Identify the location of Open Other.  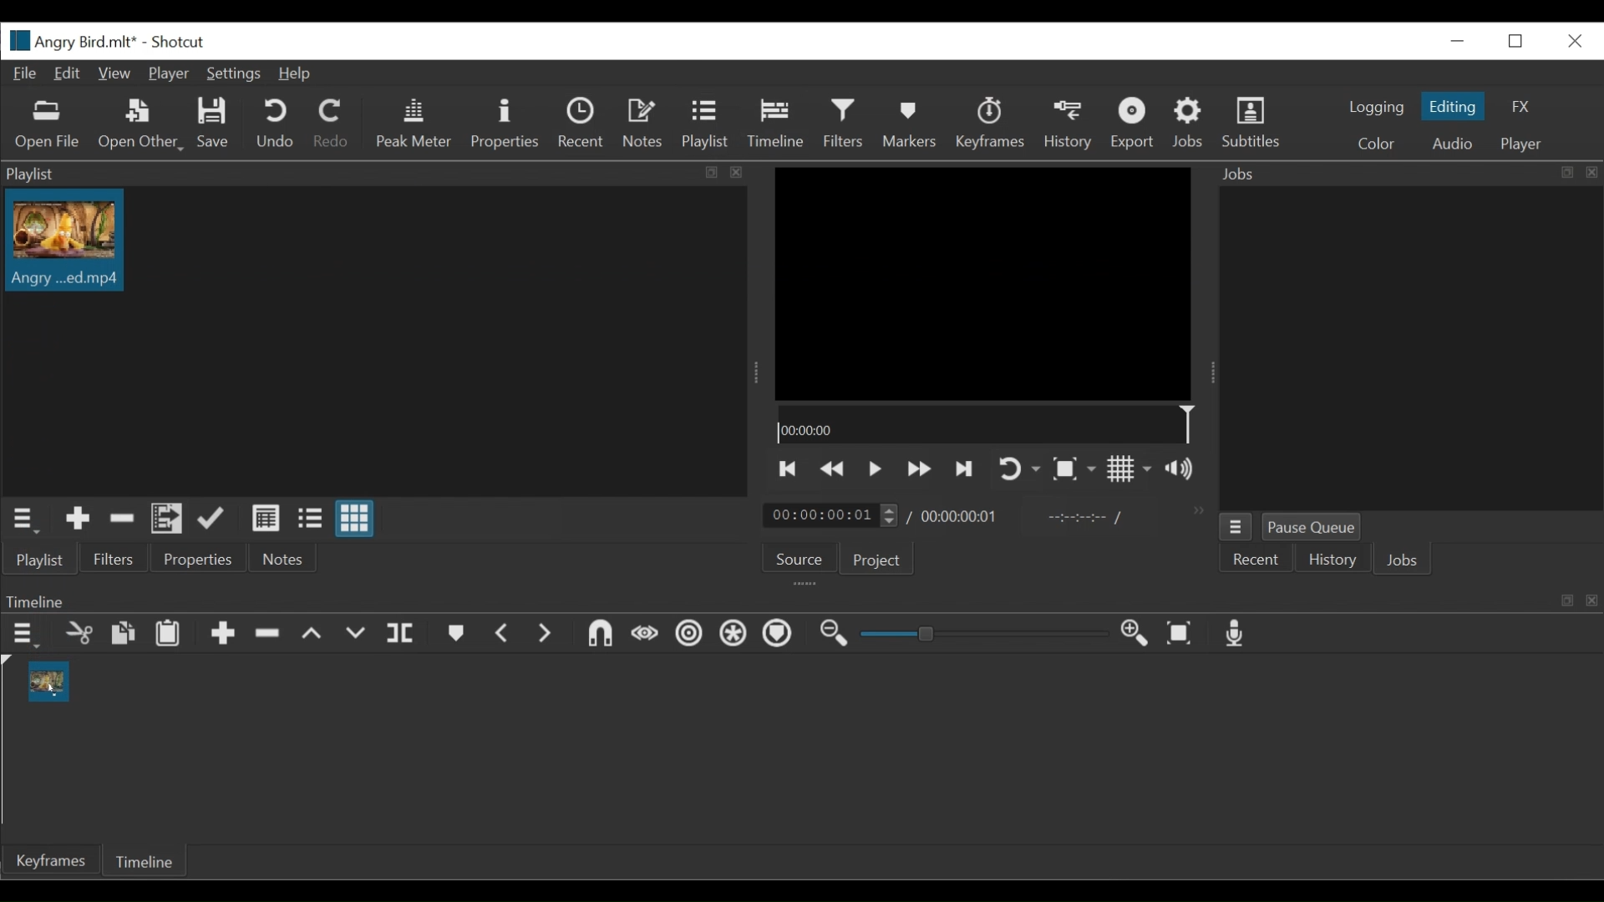
(142, 124).